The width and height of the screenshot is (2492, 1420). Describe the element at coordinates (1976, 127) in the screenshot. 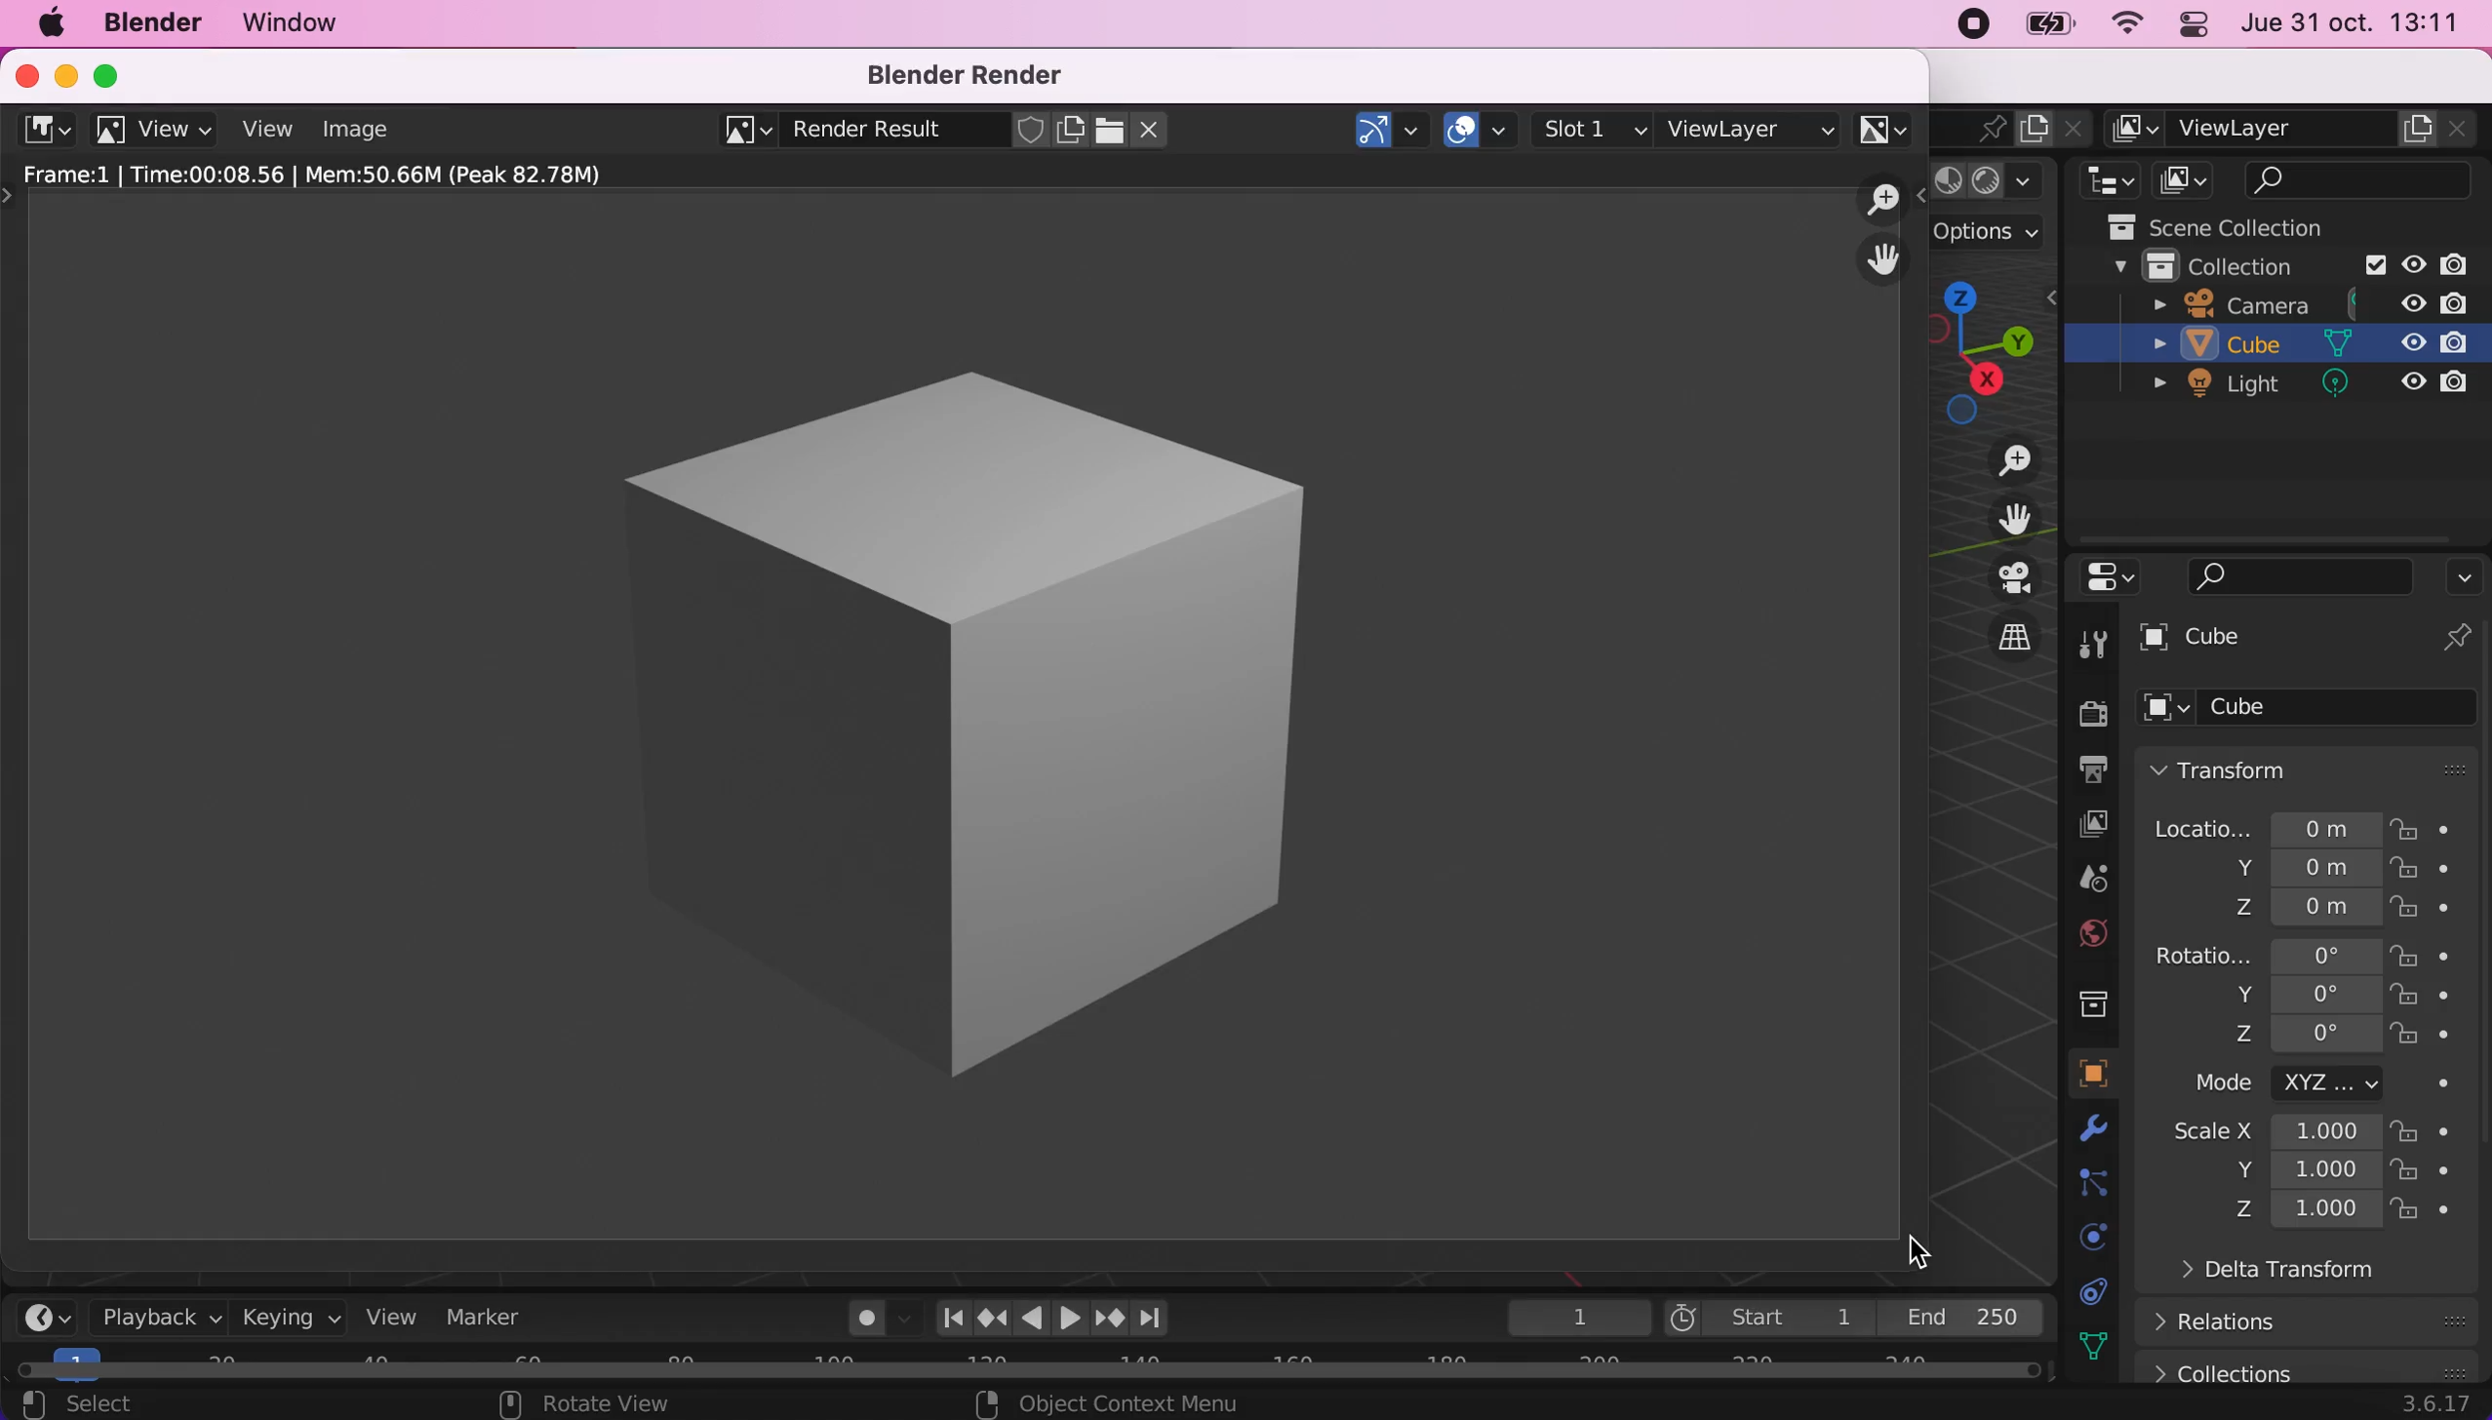

I see `scene` at that location.